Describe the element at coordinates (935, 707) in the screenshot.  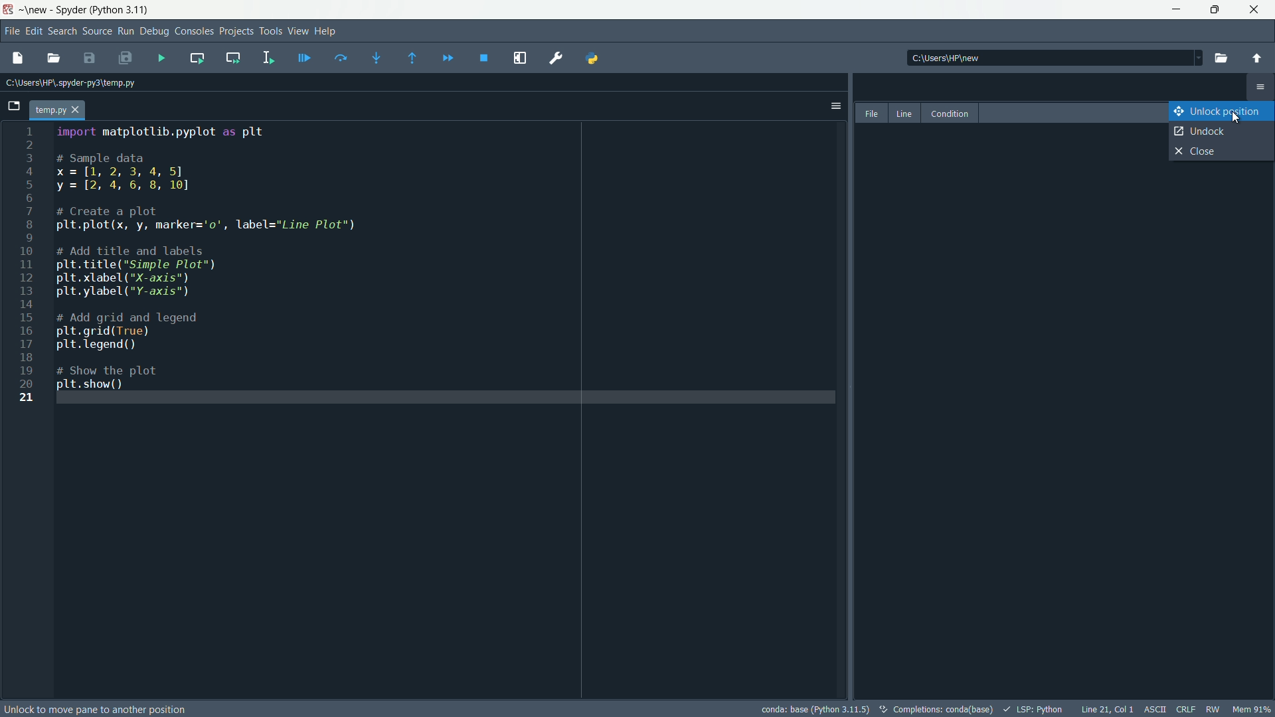
I see `©, completions: conda(base)` at that location.